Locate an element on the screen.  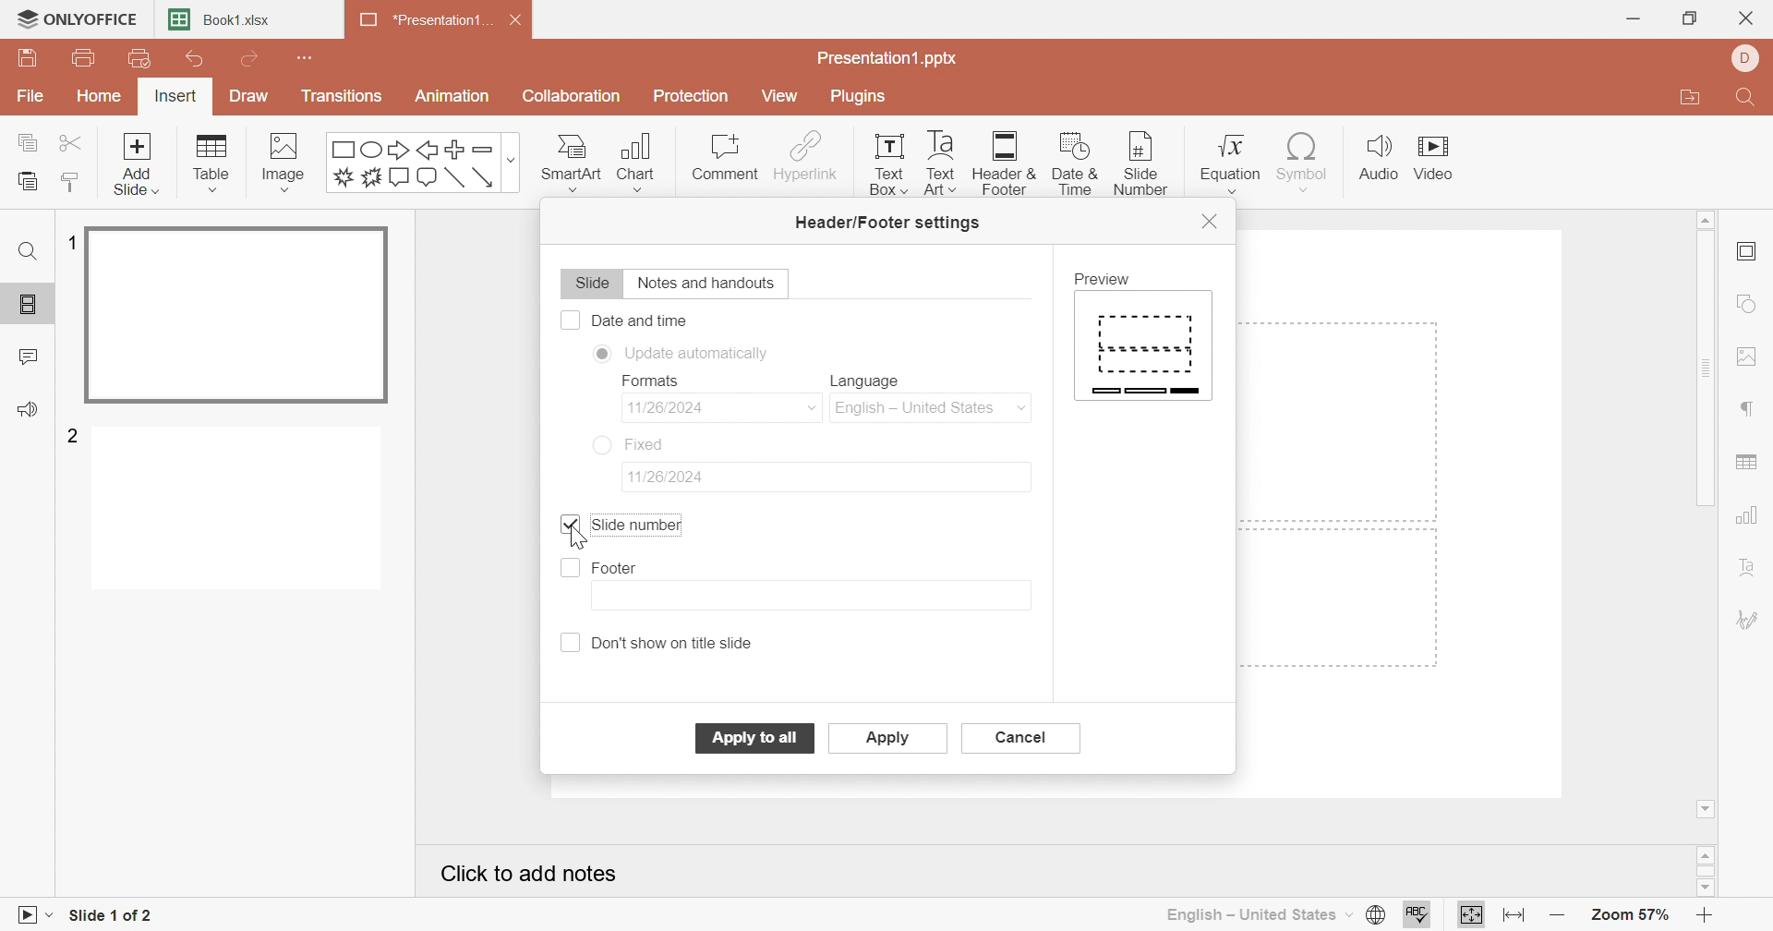
Preview is located at coordinates (1107, 279).